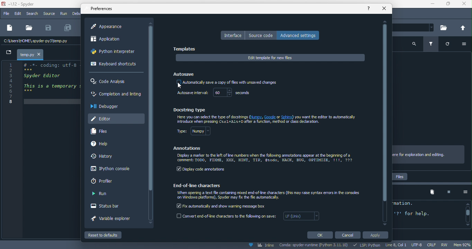  What do you see at coordinates (432, 192) in the screenshot?
I see `remove all` at bounding box center [432, 192].